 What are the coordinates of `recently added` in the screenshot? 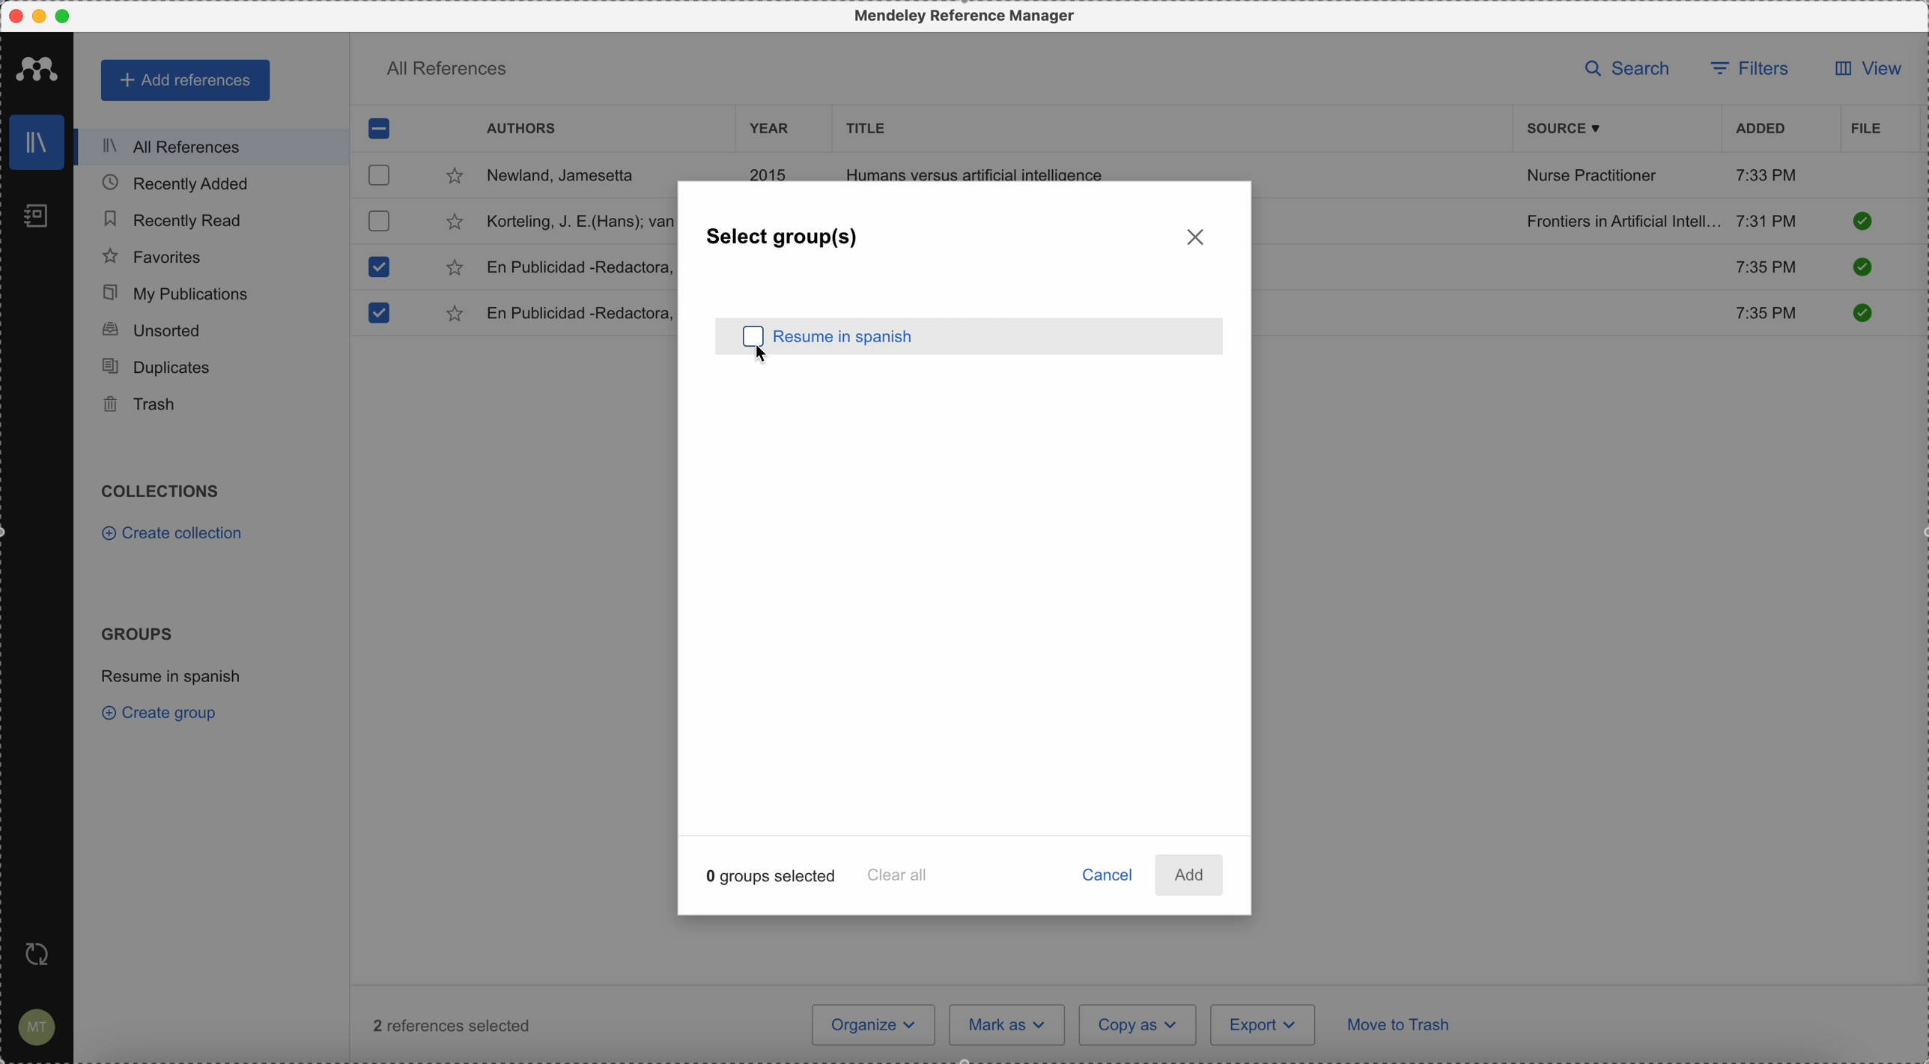 It's located at (188, 183).